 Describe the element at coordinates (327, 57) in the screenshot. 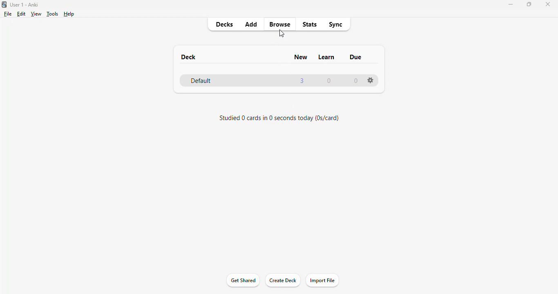

I see `learn` at that location.